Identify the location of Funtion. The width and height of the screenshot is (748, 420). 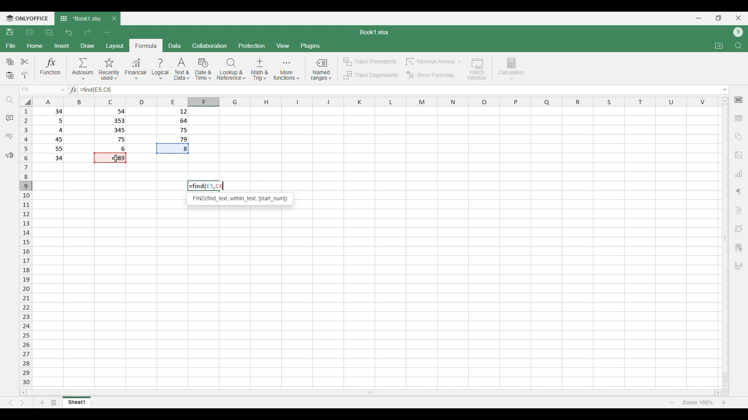
(51, 68).